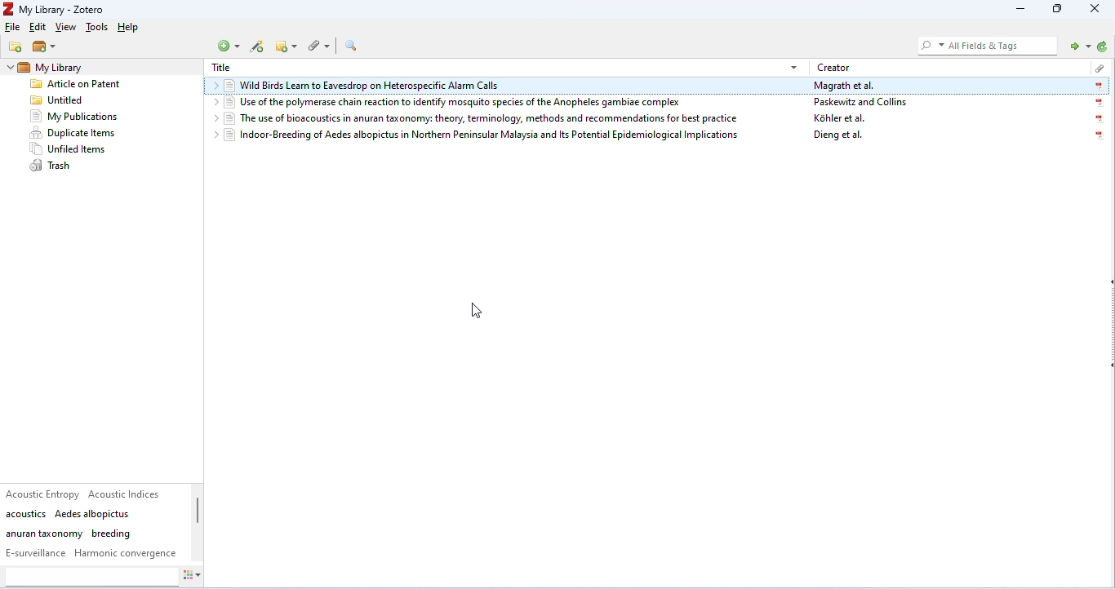 The height and width of the screenshot is (589, 1115). What do you see at coordinates (221, 68) in the screenshot?
I see `title` at bounding box center [221, 68].